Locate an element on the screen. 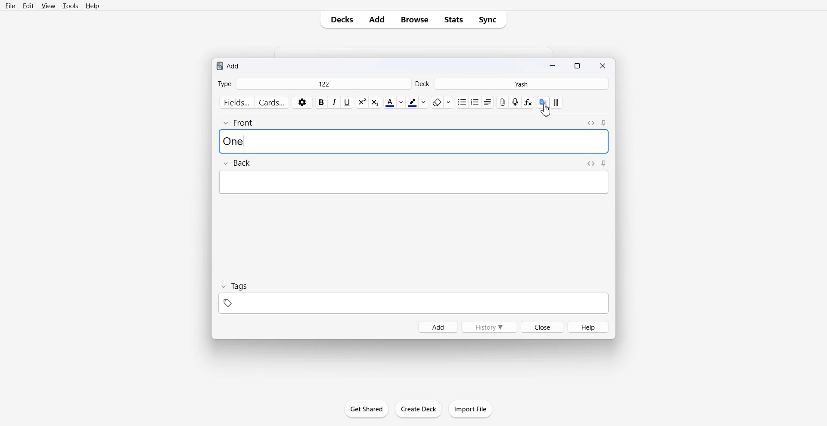  Text is located at coordinates (236, 141).